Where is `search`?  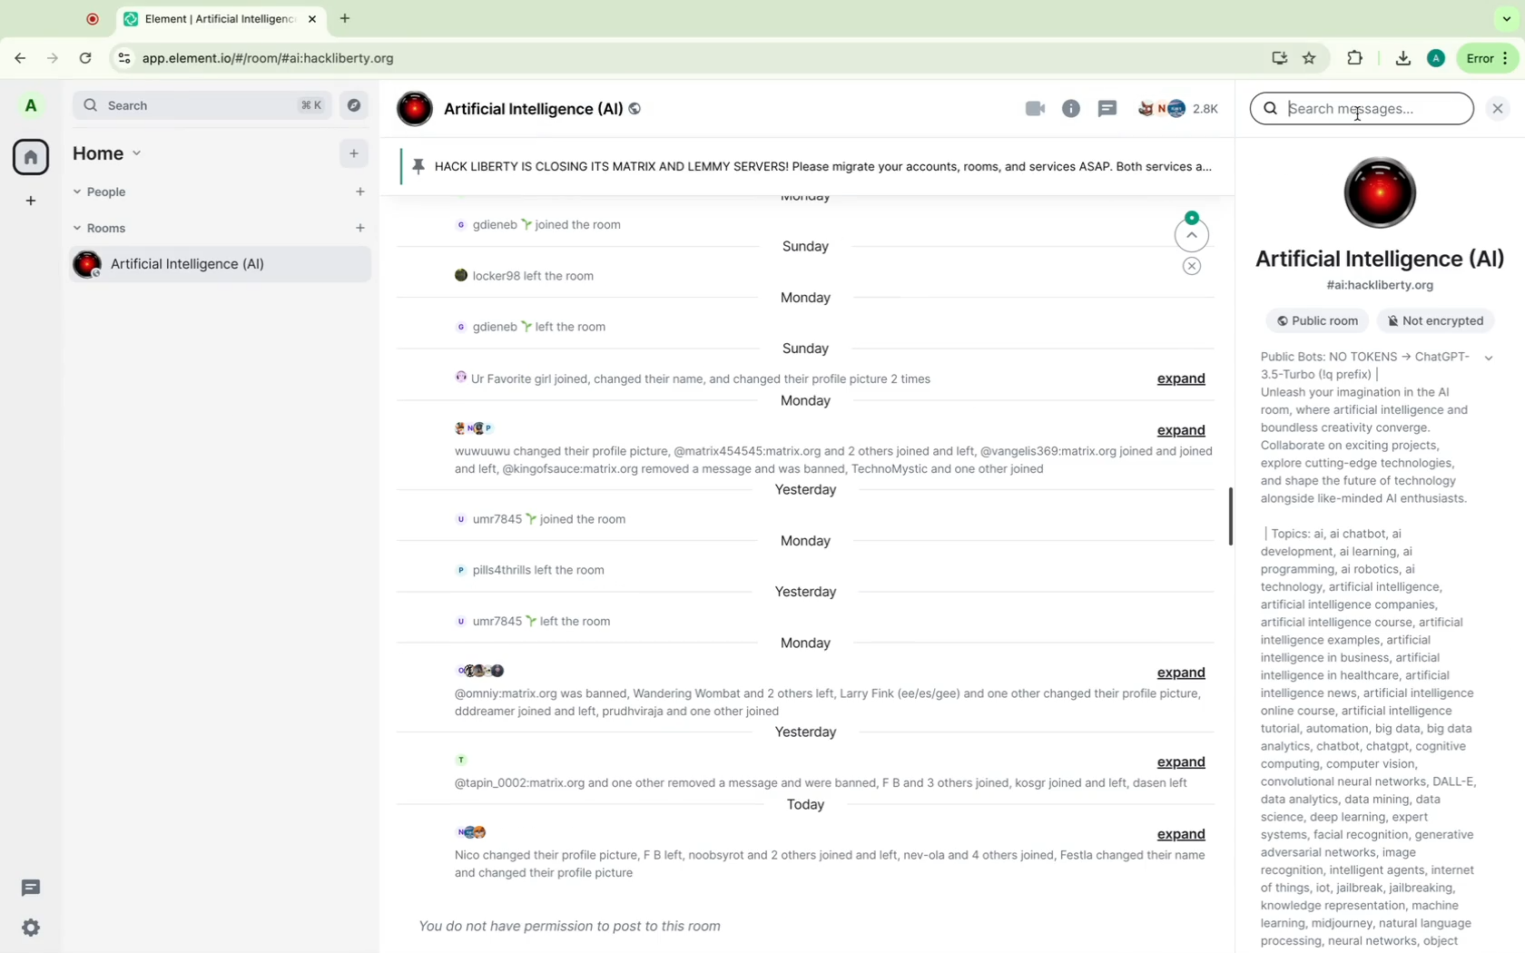 search is located at coordinates (203, 105).